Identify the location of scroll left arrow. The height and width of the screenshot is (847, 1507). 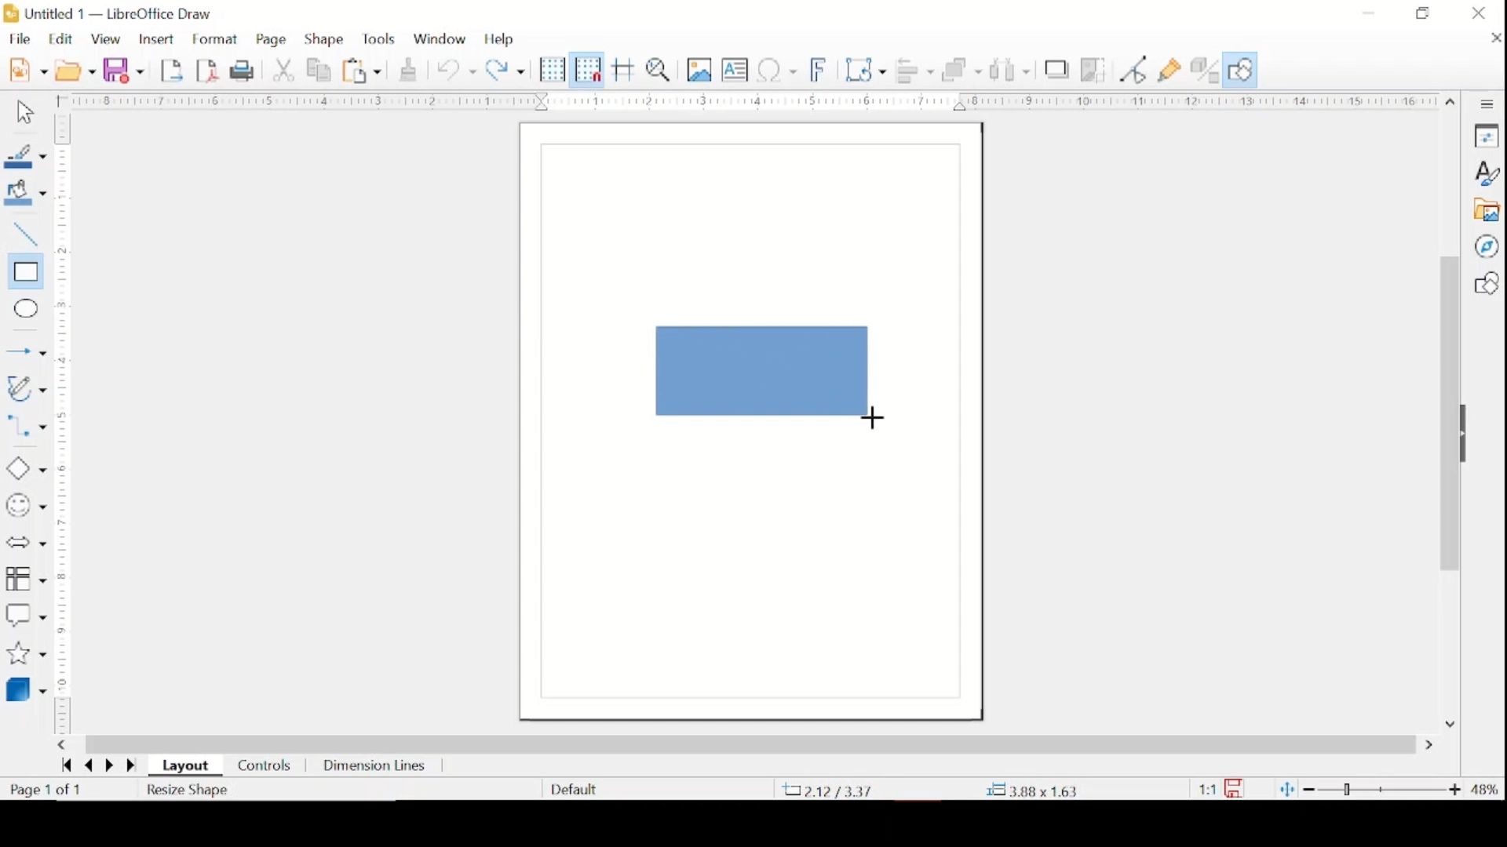
(61, 745).